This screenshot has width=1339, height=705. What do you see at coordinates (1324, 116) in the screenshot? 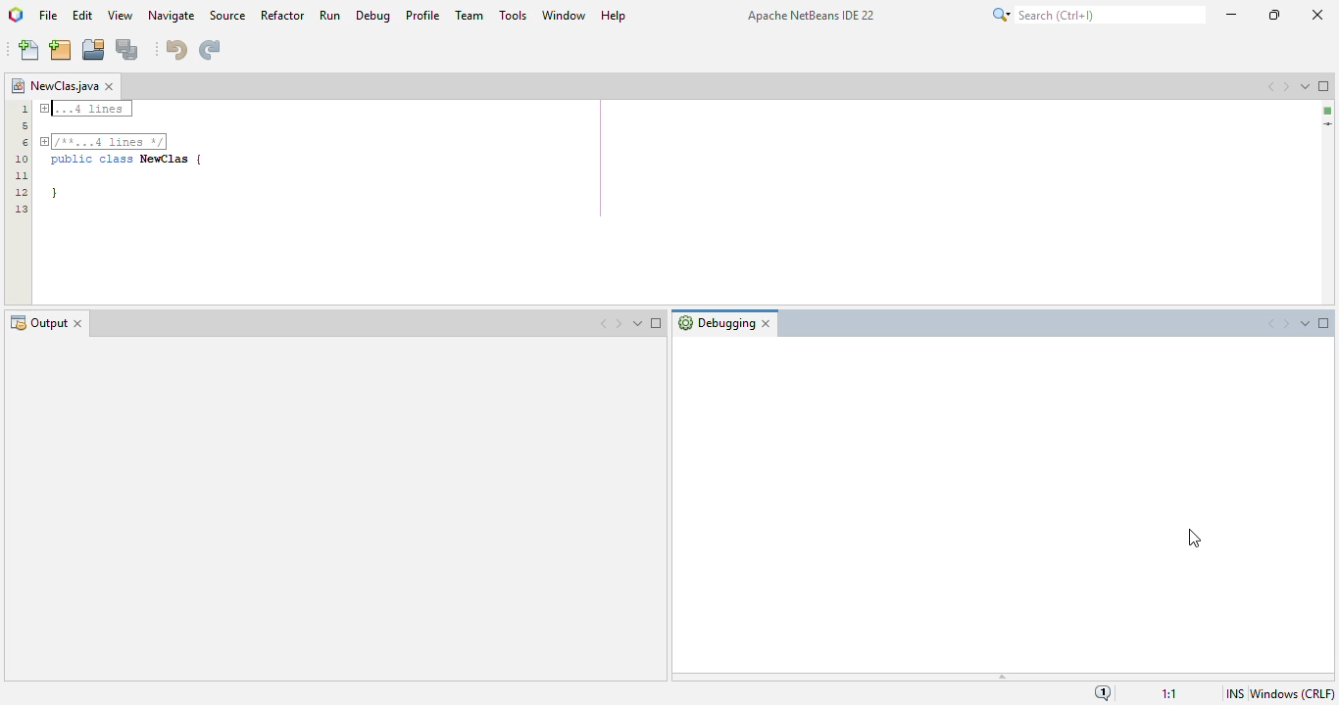
I see `Scrollbar` at bounding box center [1324, 116].